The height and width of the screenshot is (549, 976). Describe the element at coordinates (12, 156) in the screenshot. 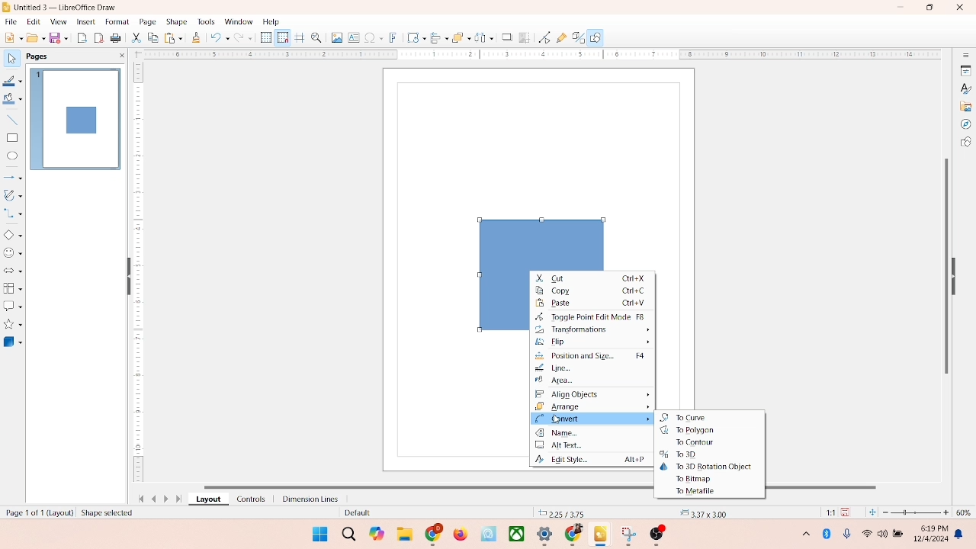

I see `ellipse` at that location.